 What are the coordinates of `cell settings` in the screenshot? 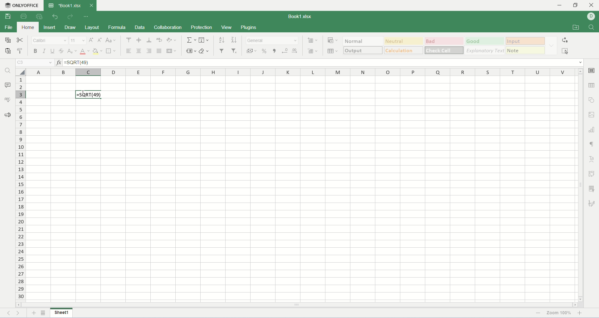 It's located at (593, 69).